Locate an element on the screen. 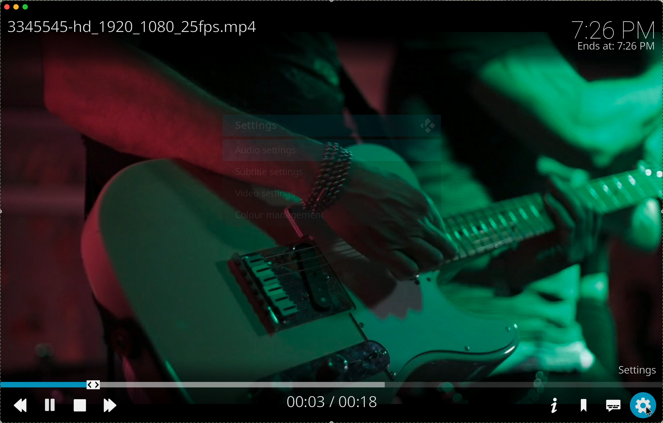  cursor is located at coordinates (649, 411).